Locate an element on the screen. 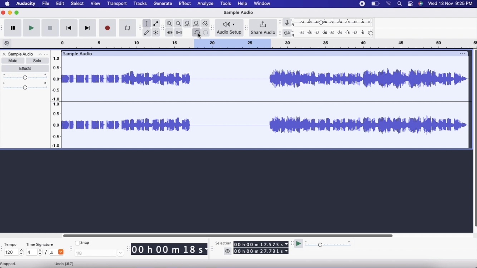 This screenshot has width=477, height=268. Transport is located at coordinates (117, 4).